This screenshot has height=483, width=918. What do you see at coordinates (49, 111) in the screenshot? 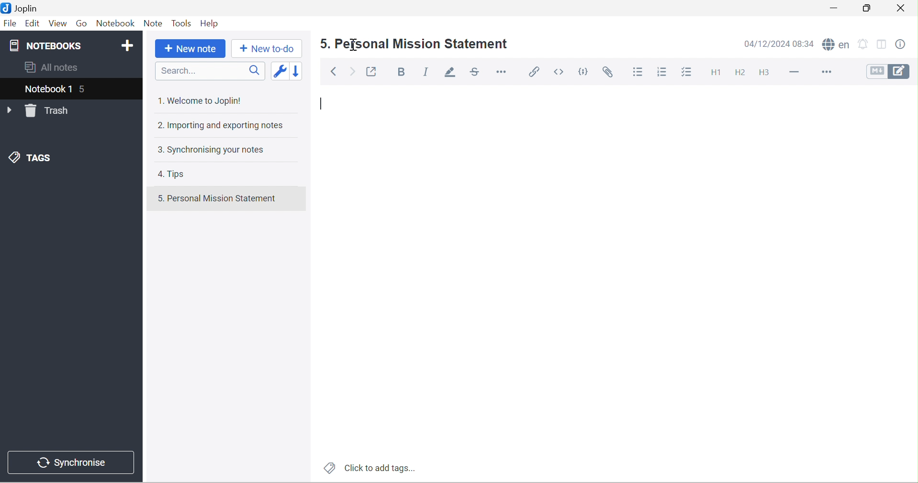
I see `Trash` at bounding box center [49, 111].